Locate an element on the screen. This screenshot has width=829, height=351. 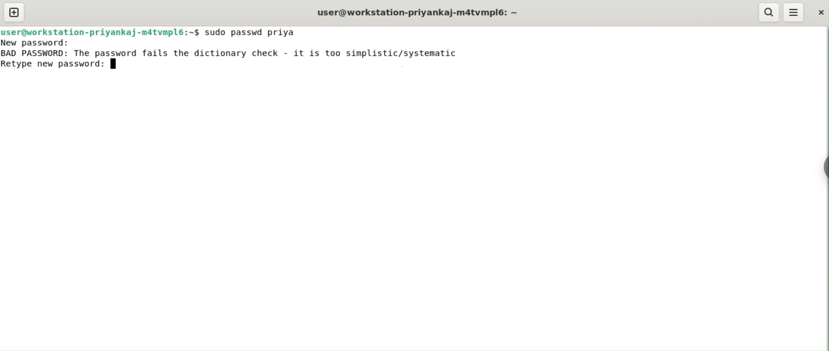
close is located at coordinates (822, 13).